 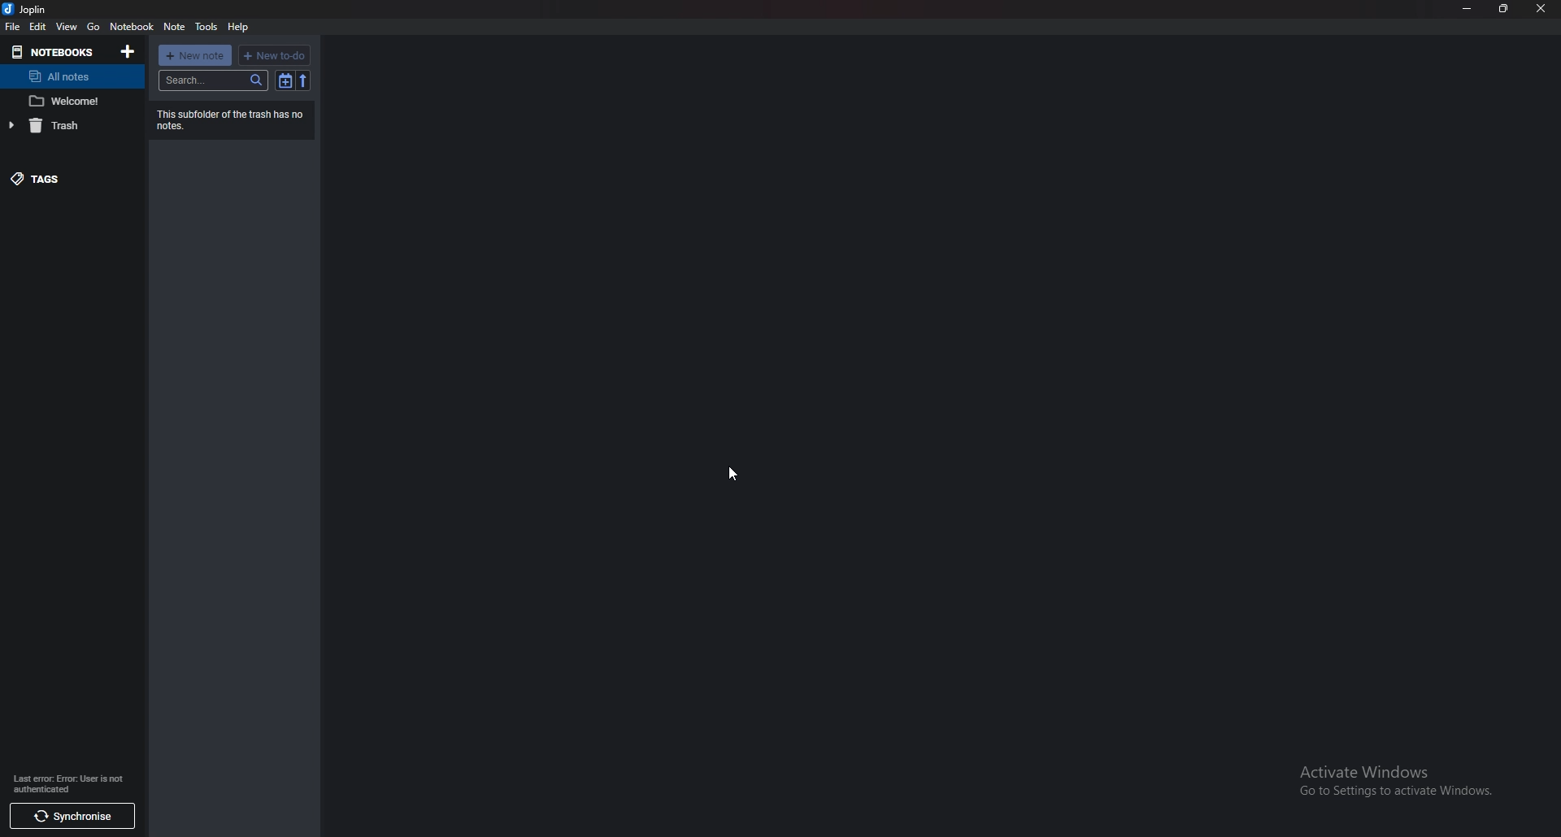 I want to click on note, so click(x=72, y=100).